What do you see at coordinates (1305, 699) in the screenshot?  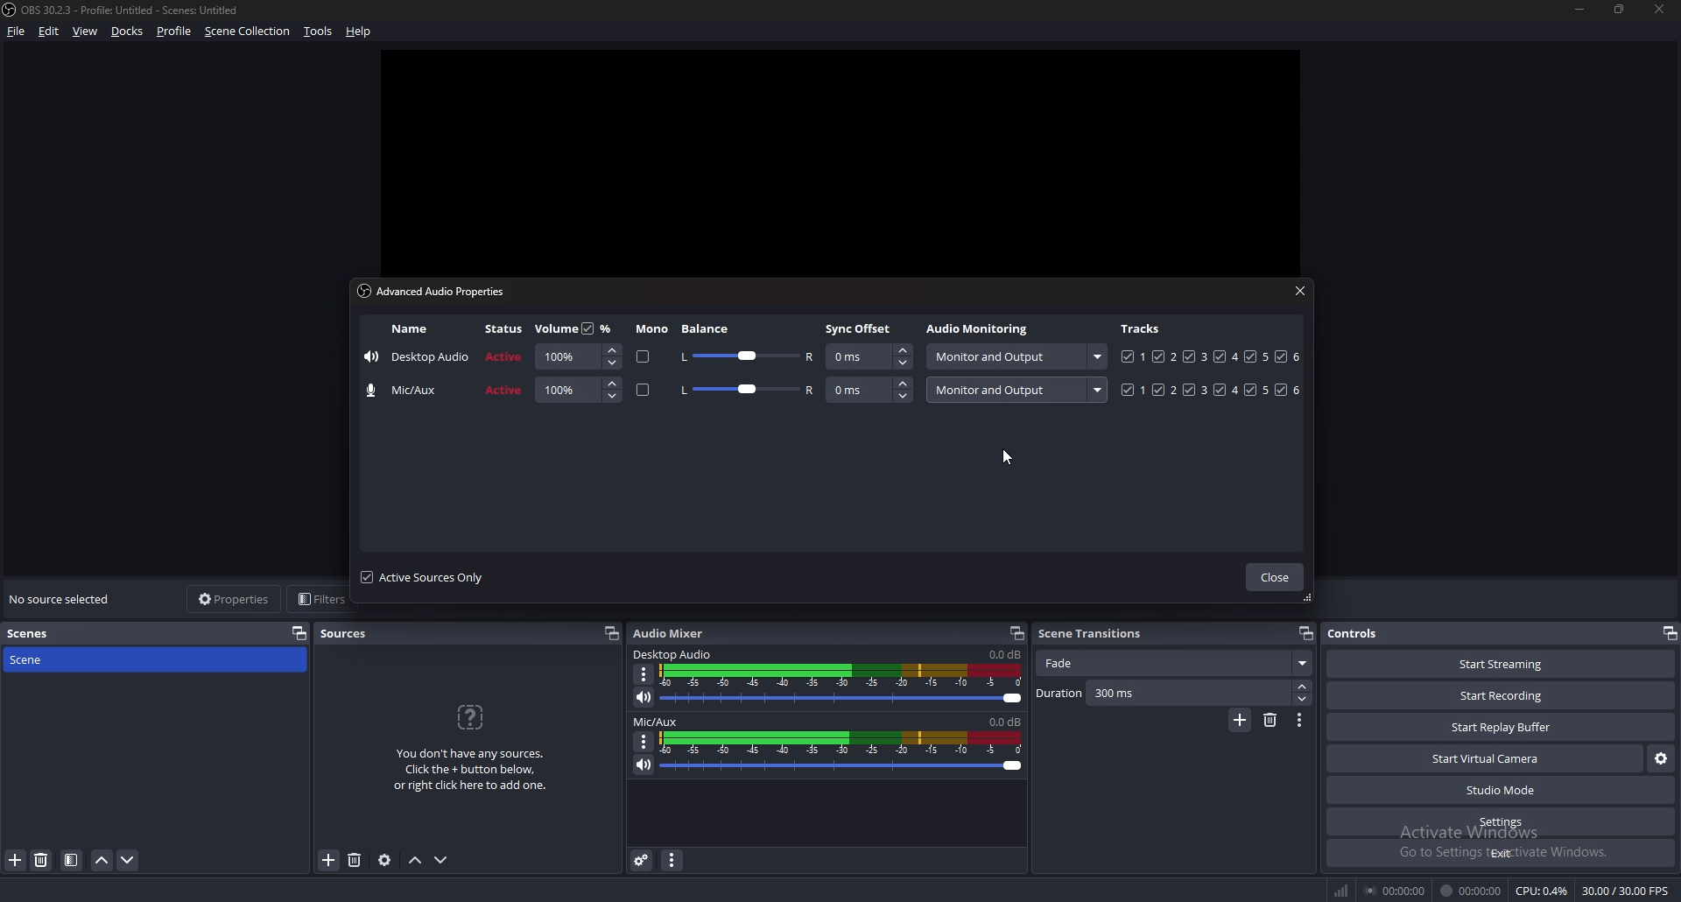 I see `decrease duration` at bounding box center [1305, 699].